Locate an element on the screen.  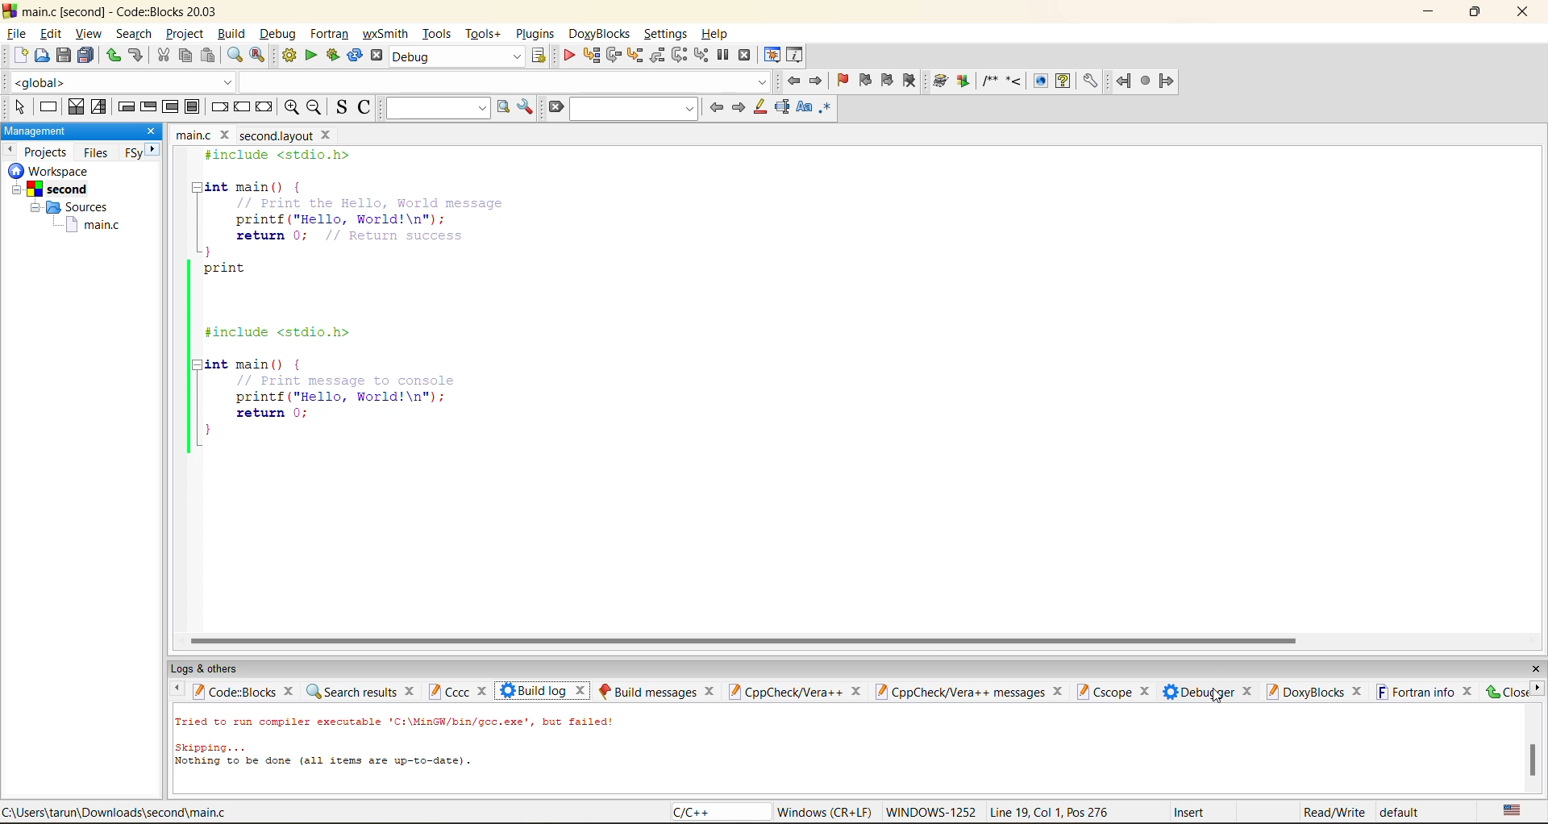
code completion  compiler is located at coordinates (388, 83).